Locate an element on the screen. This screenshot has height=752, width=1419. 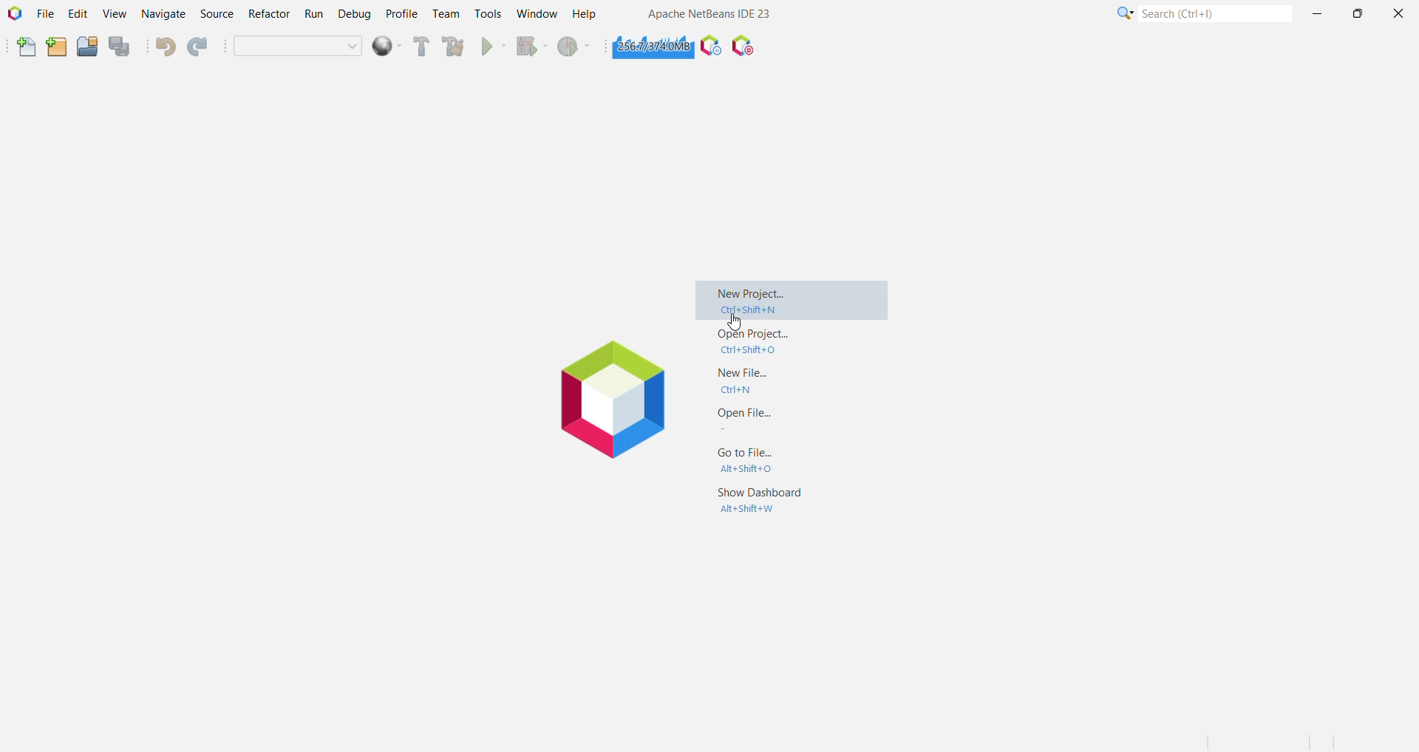
New File is located at coordinates (24, 47).